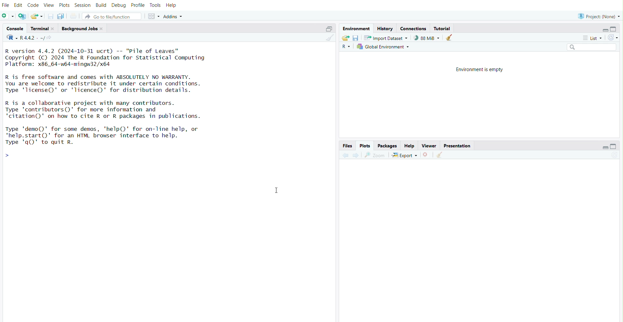 The image size is (623, 322). What do you see at coordinates (598, 16) in the screenshot?
I see `project: (None)` at bounding box center [598, 16].